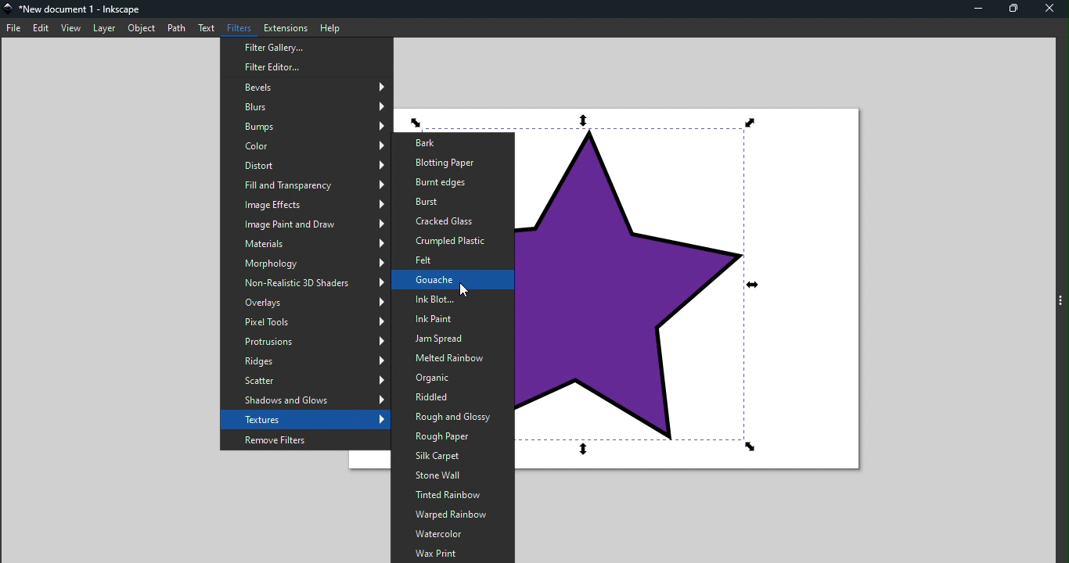 Image resolution: width=1069 pixels, height=563 pixels. I want to click on Riddled, so click(448, 399).